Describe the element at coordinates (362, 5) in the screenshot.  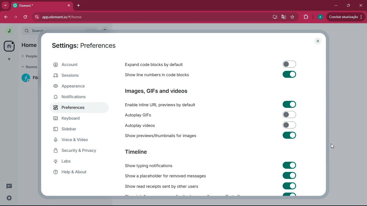
I see `close` at that location.